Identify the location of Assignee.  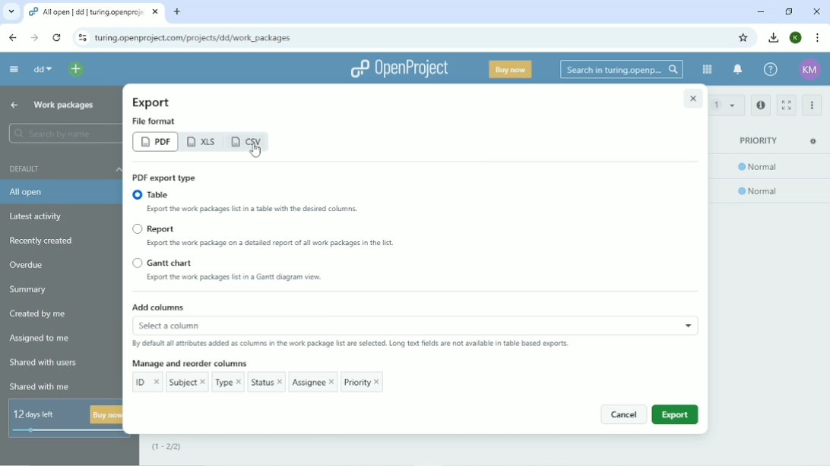
(313, 382).